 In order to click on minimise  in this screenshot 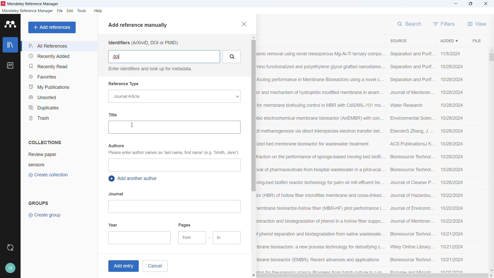, I will do `click(456, 4)`.